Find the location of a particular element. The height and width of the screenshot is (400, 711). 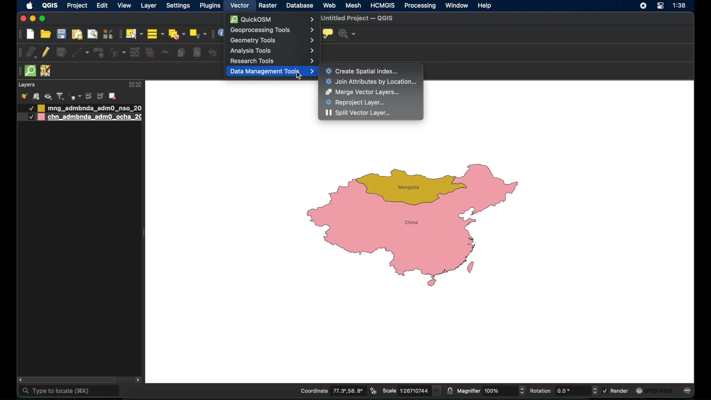

modify attributes is located at coordinates (134, 53).